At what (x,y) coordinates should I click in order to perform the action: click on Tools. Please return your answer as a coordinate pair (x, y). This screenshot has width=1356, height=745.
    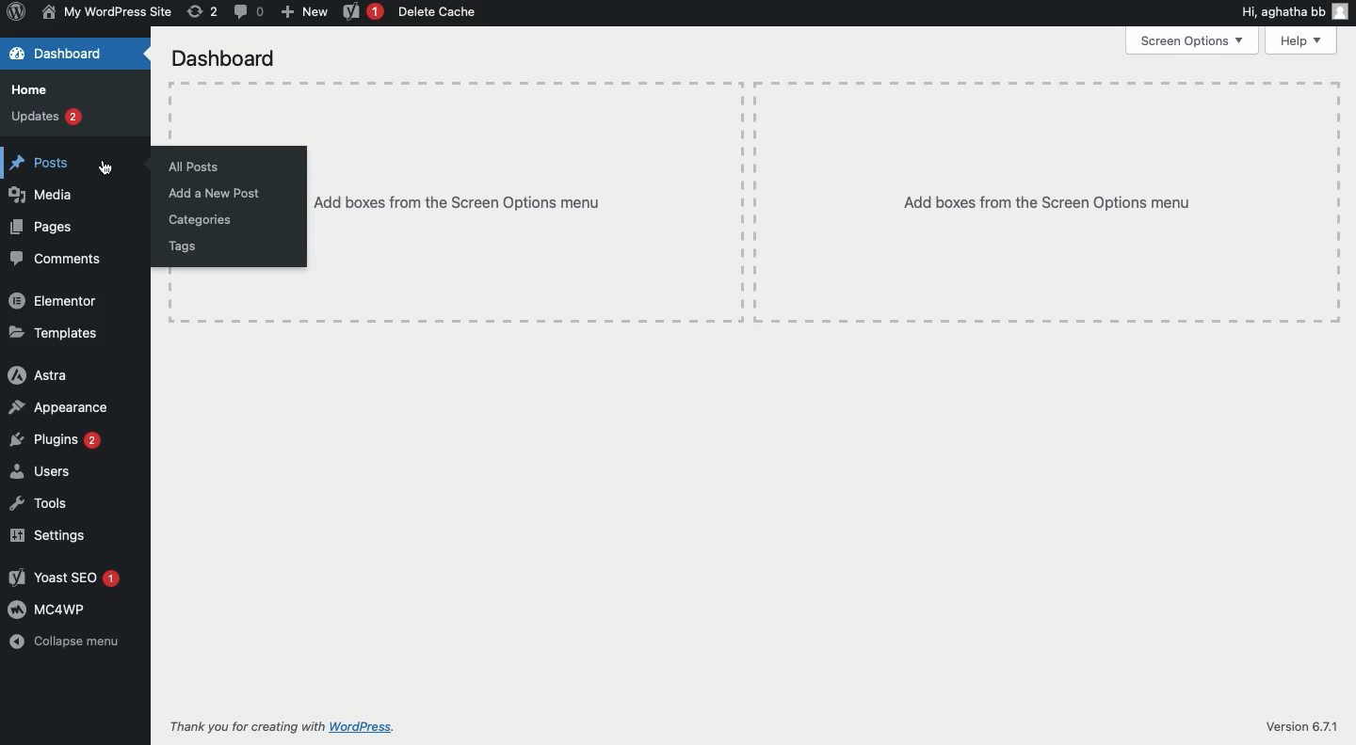
    Looking at the image, I should click on (38, 503).